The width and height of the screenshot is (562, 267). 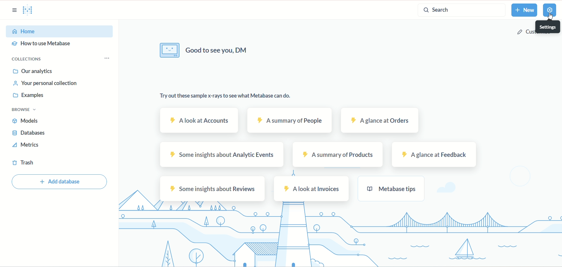 I want to click on text, so click(x=211, y=52).